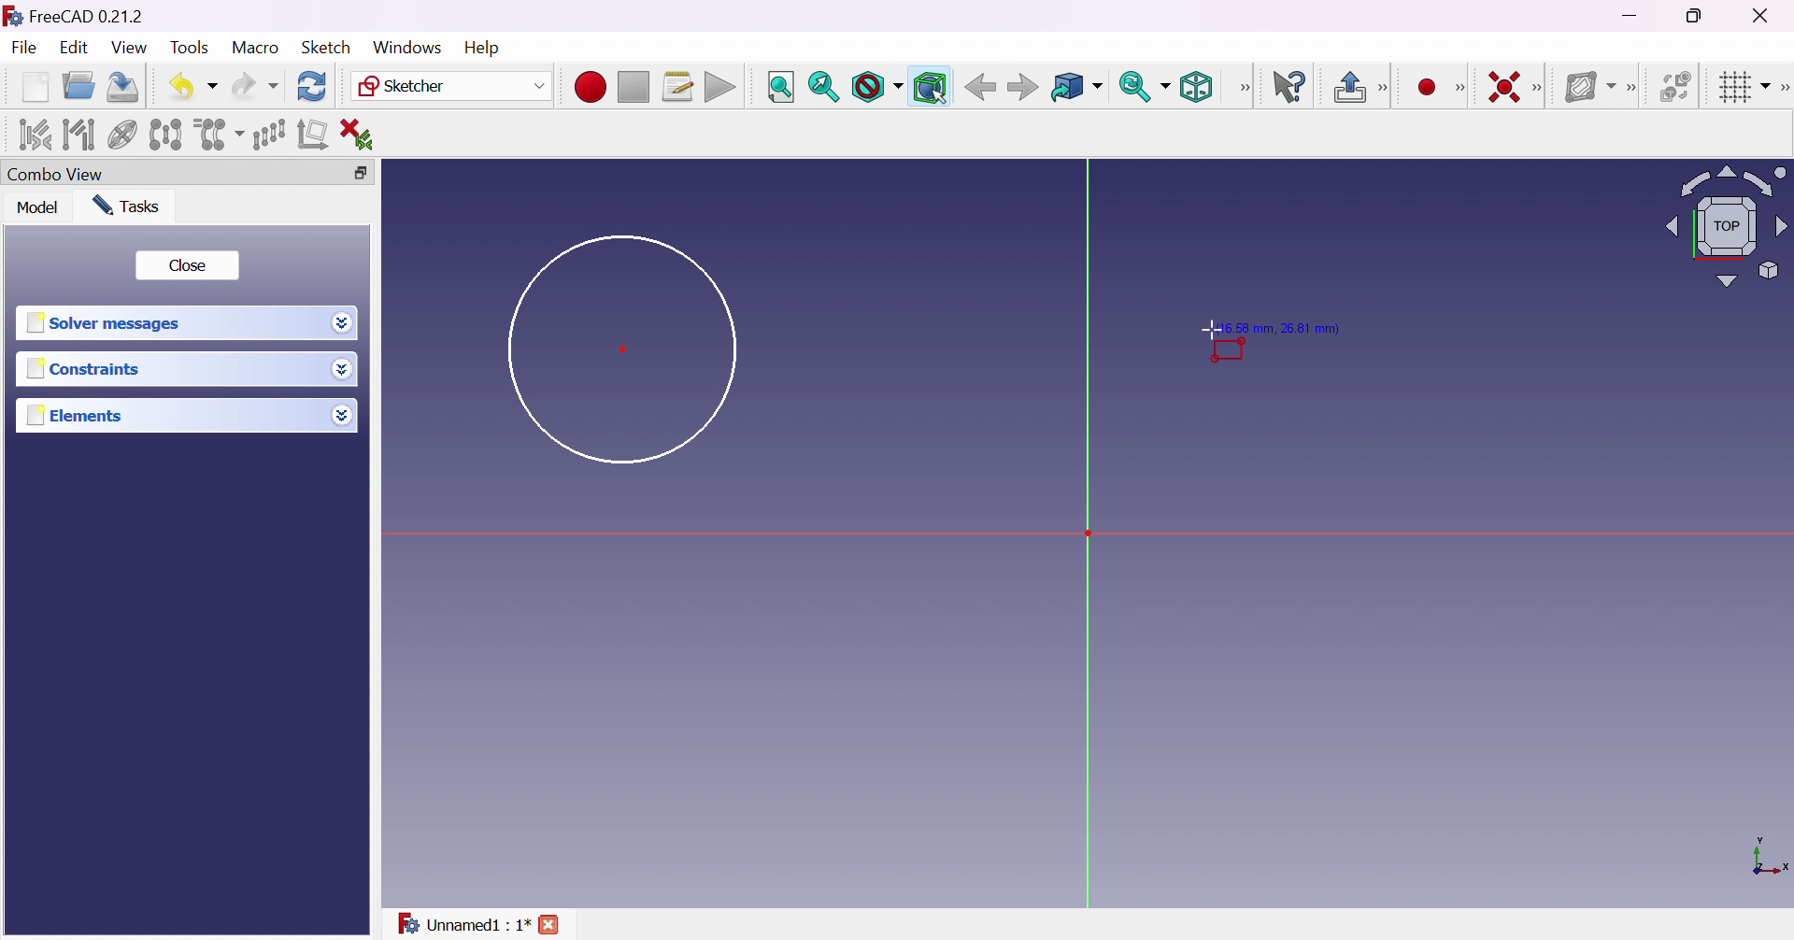  What do you see at coordinates (1636, 88) in the screenshot?
I see `[Sketcher B-spline tools]]` at bounding box center [1636, 88].